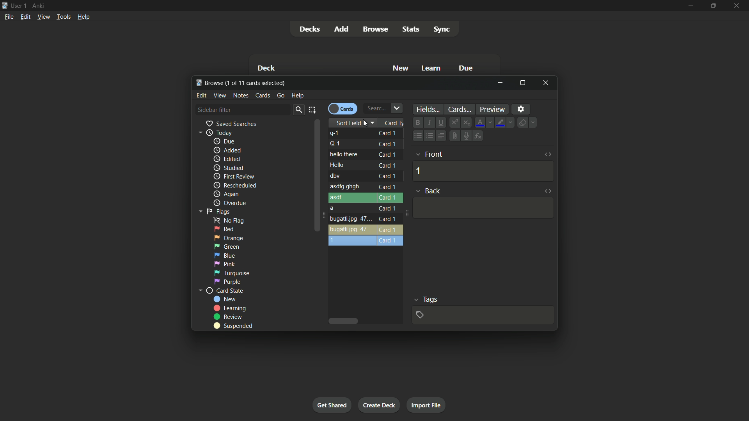  Describe the element at coordinates (454, 136) in the screenshot. I see `attach file` at that location.